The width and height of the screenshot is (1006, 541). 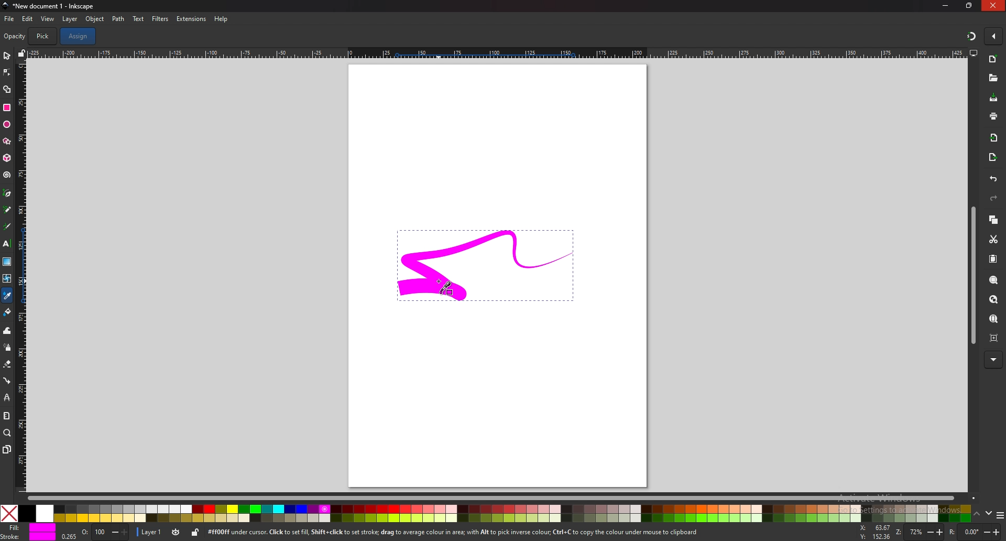 I want to click on enable snapping, so click(x=994, y=37).